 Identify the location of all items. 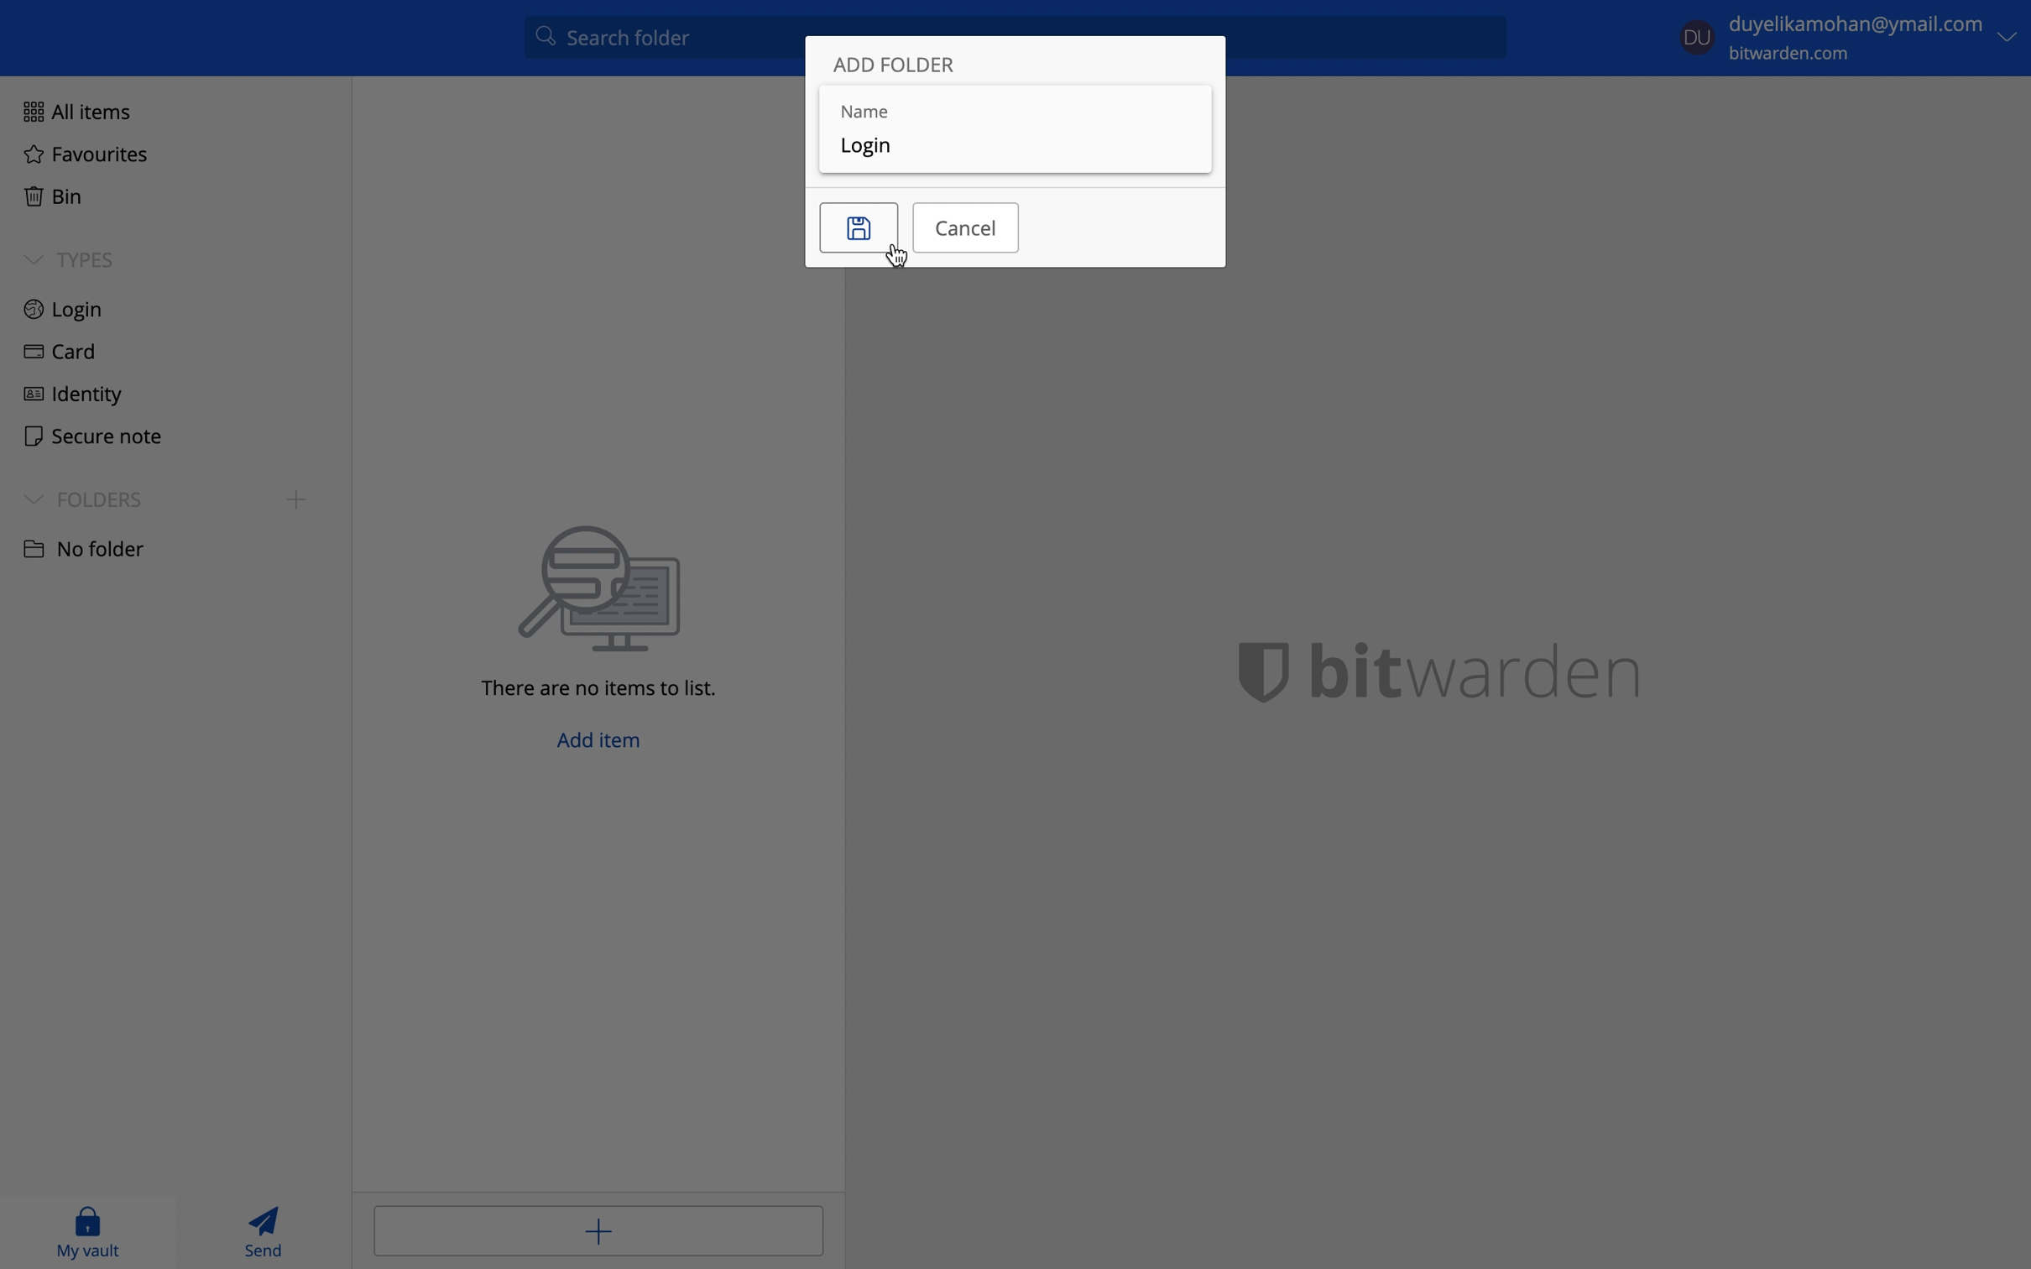
(72, 109).